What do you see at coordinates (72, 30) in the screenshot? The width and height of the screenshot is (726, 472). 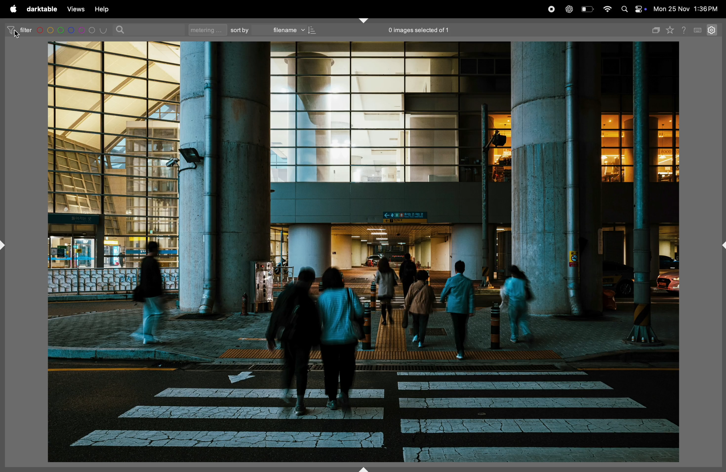 I see `color code` at bounding box center [72, 30].